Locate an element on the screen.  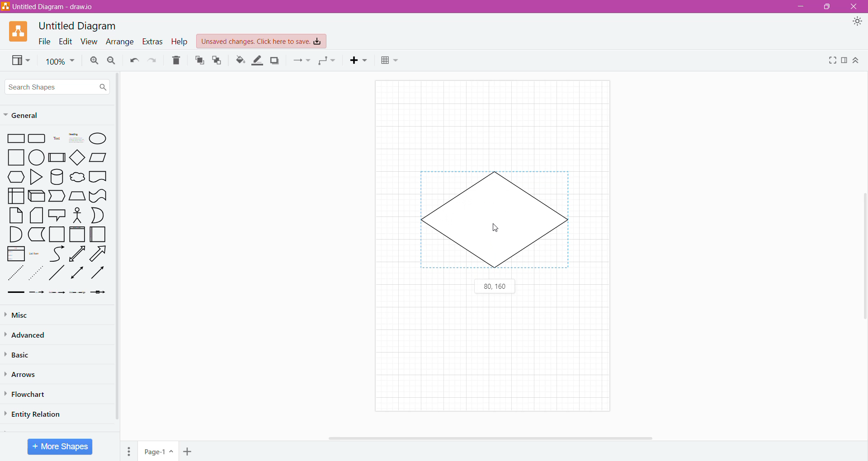
To Back is located at coordinates (217, 60).